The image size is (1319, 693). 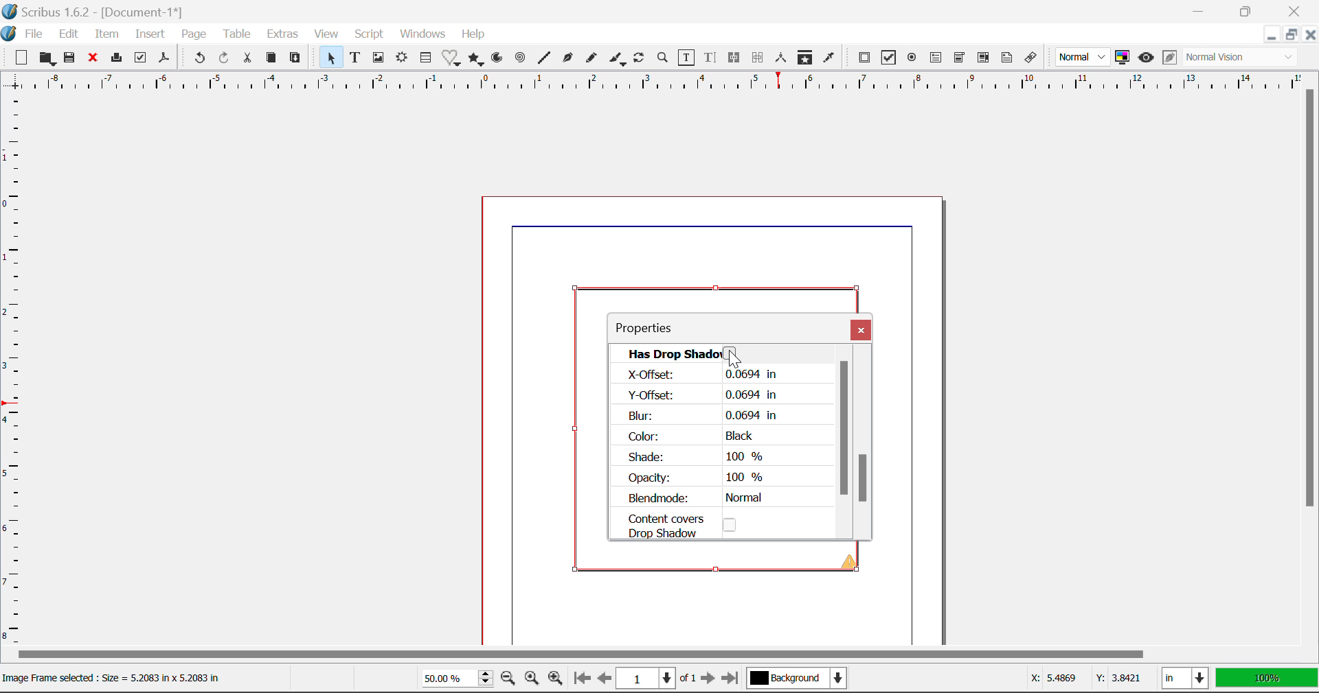 What do you see at coordinates (34, 34) in the screenshot?
I see `File` at bounding box center [34, 34].